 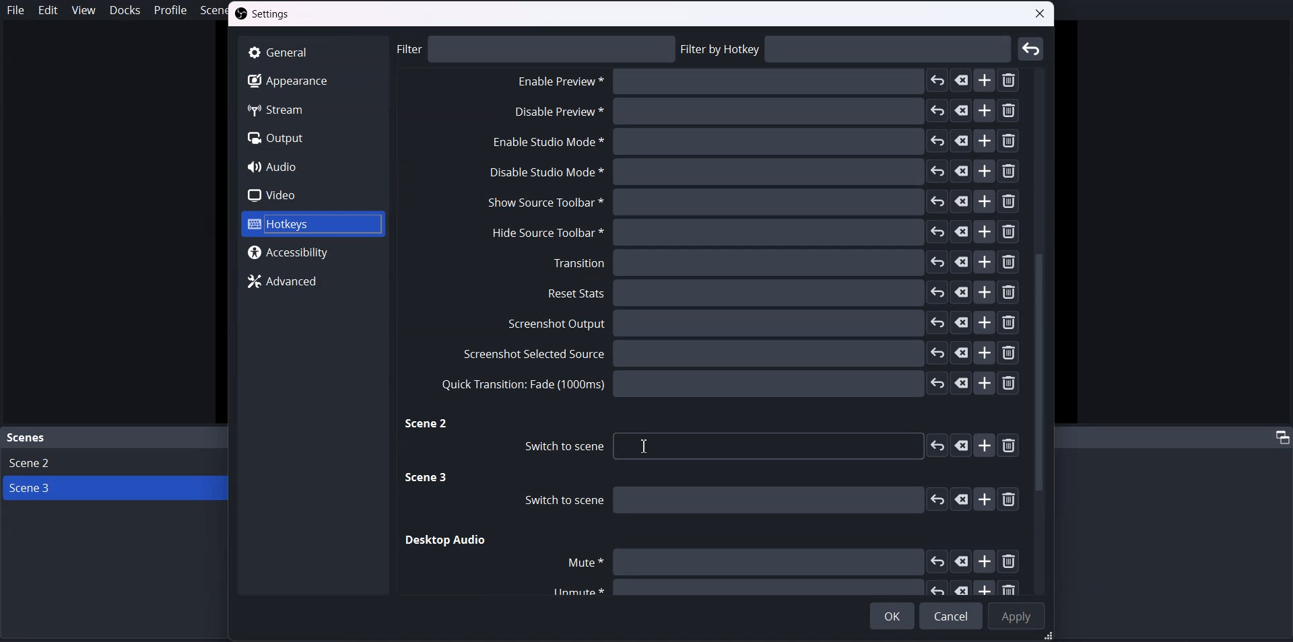 I want to click on Accessibility, so click(x=314, y=252).